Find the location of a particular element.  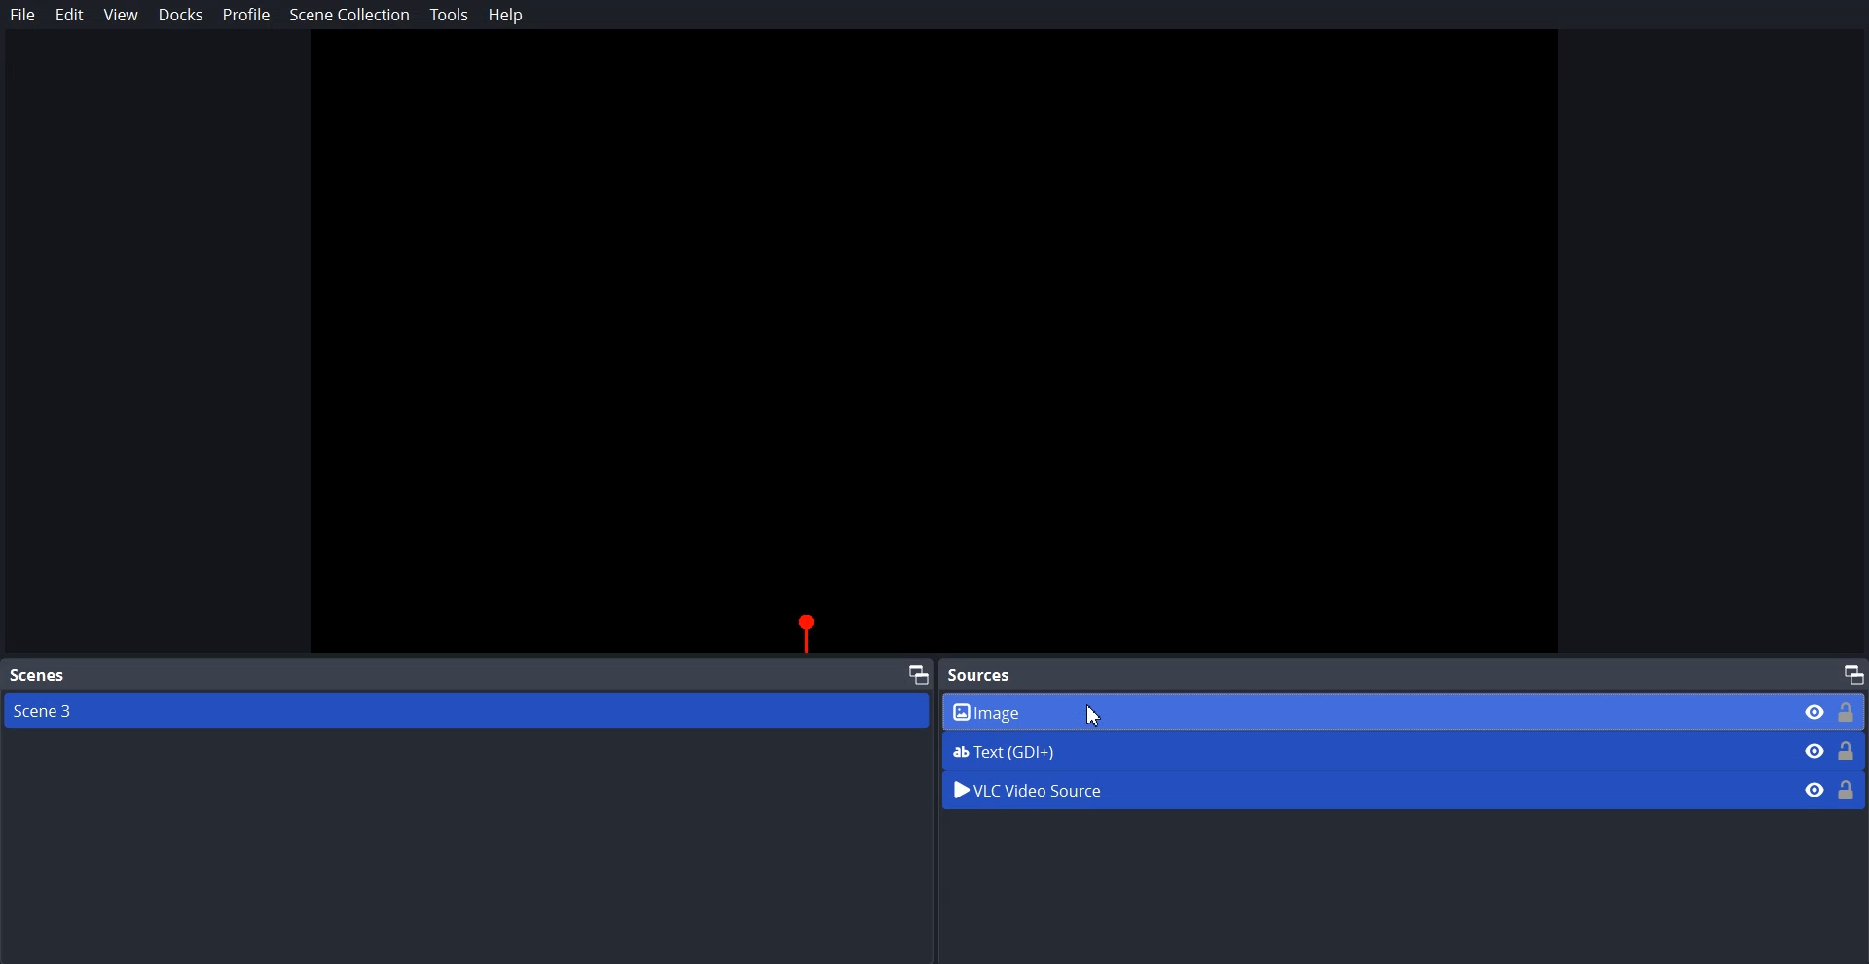

Text (GDI+) is located at coordinates (1405, 751).